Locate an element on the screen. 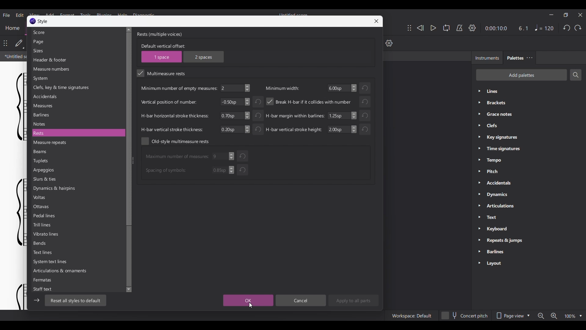  Input max. number of Spacing of symbols is located at coordinates (186, 170).